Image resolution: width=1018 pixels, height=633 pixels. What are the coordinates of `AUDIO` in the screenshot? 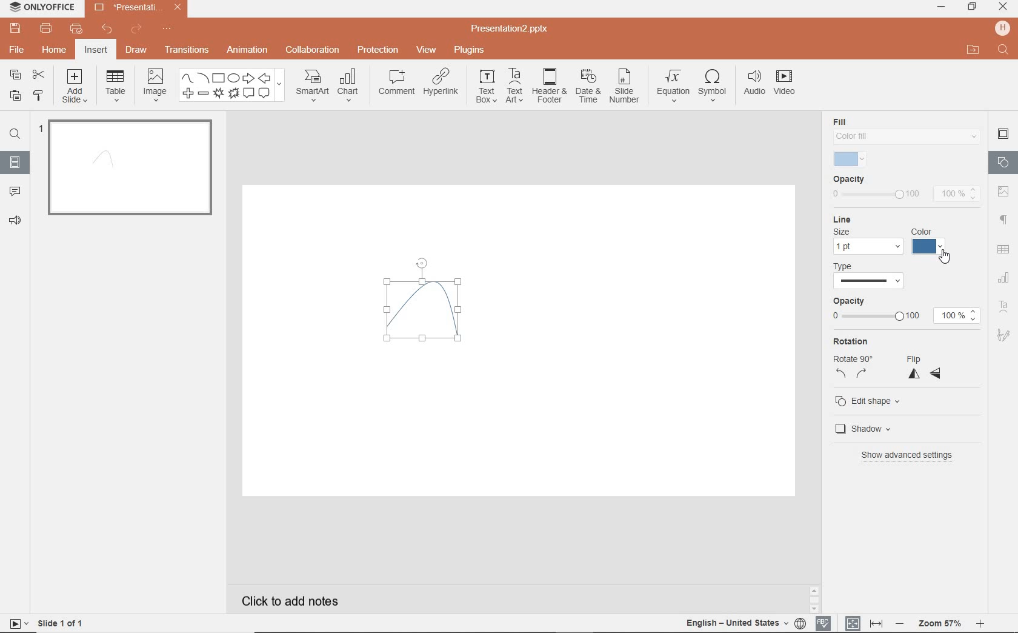 It's located at (755, 83).